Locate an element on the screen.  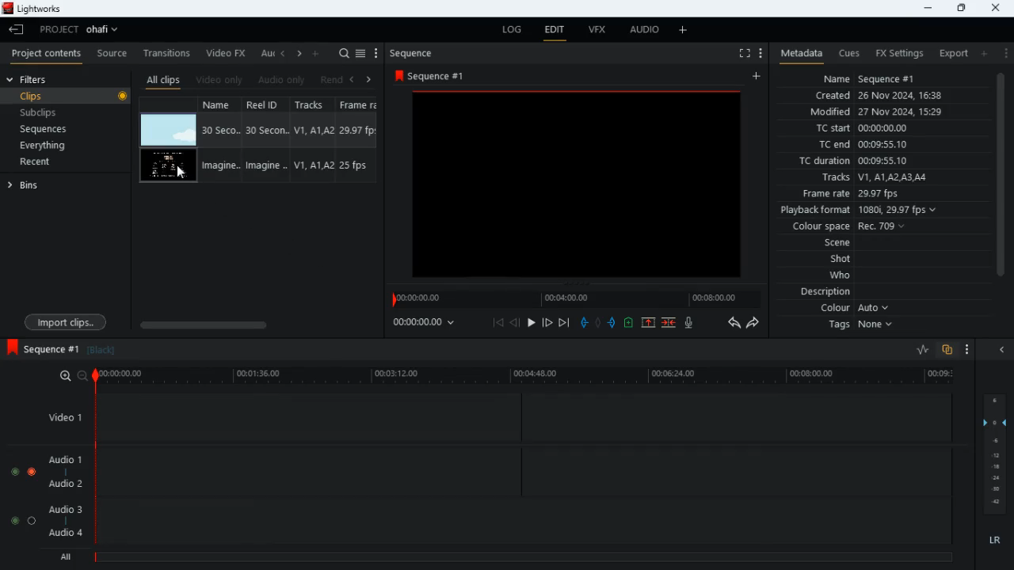
audio 1 is located at coordinates (62, 460).